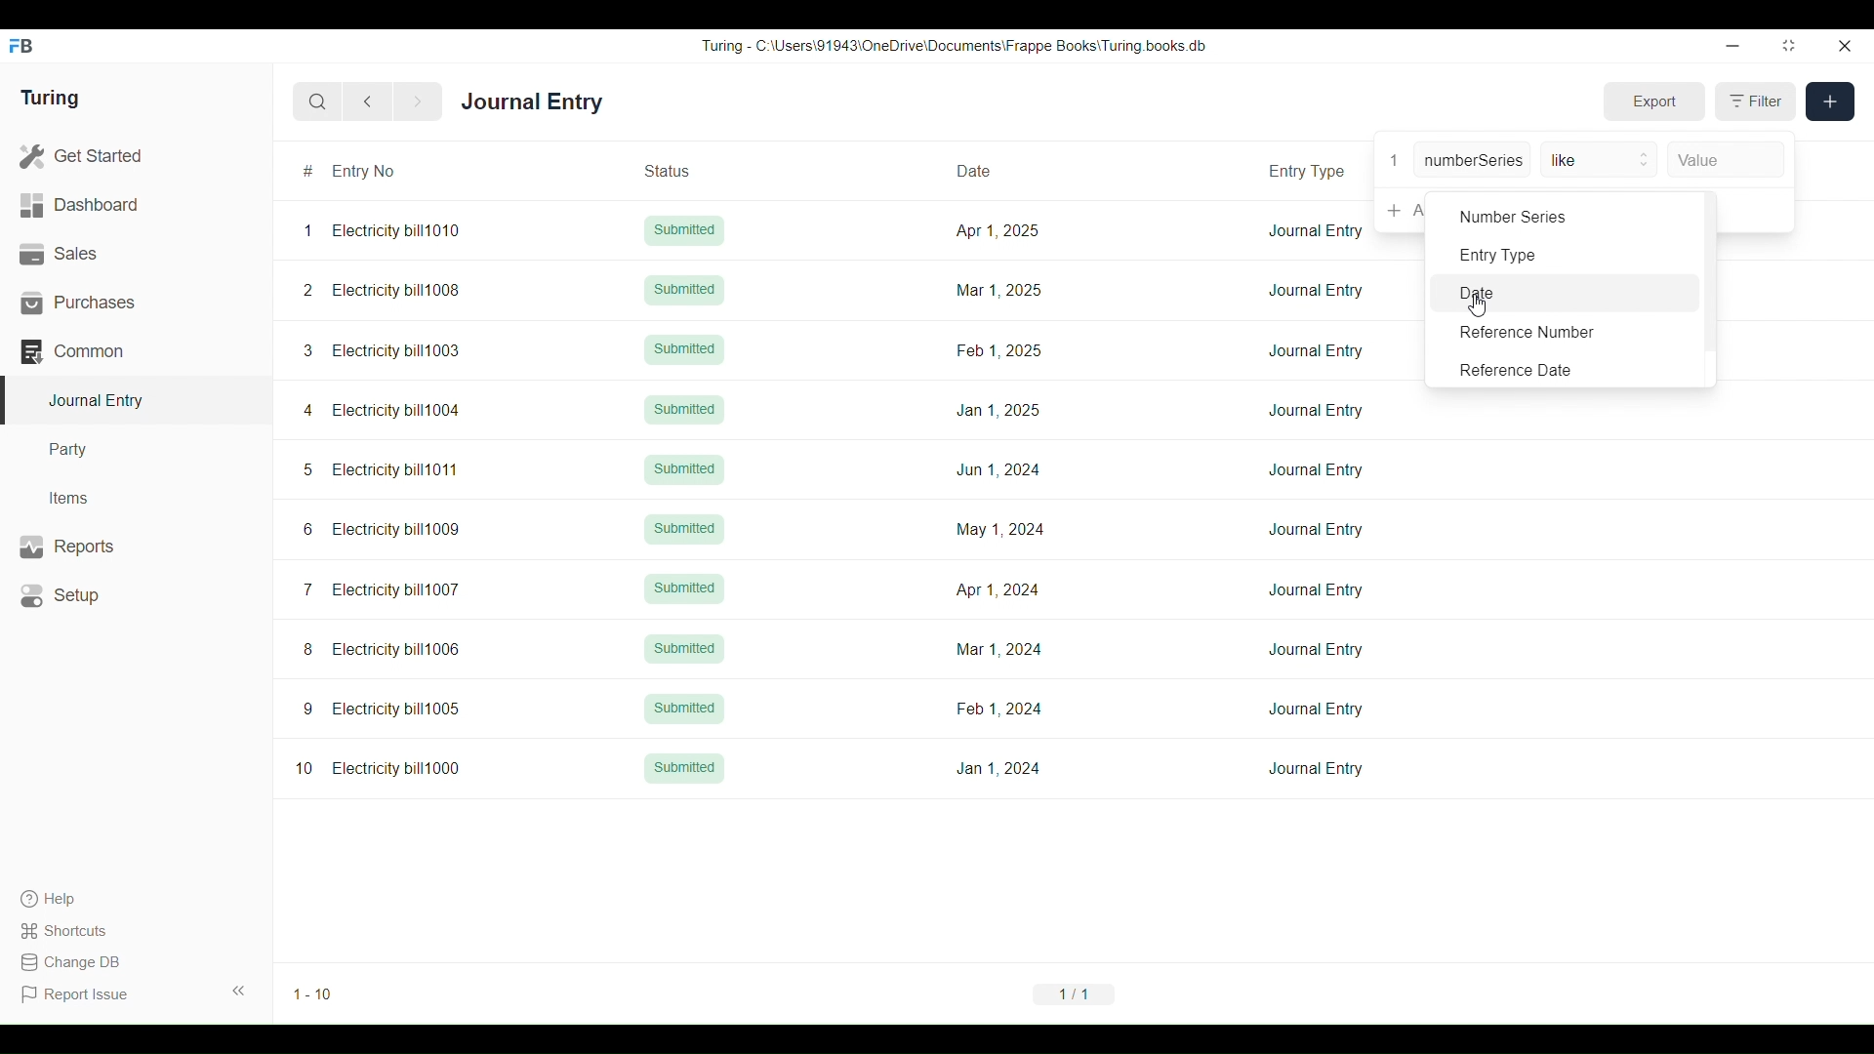  What do you see at coordinates (1316, 230) in the screenshot?
I see `Journal Entry` at bounding box center [1316, 230].